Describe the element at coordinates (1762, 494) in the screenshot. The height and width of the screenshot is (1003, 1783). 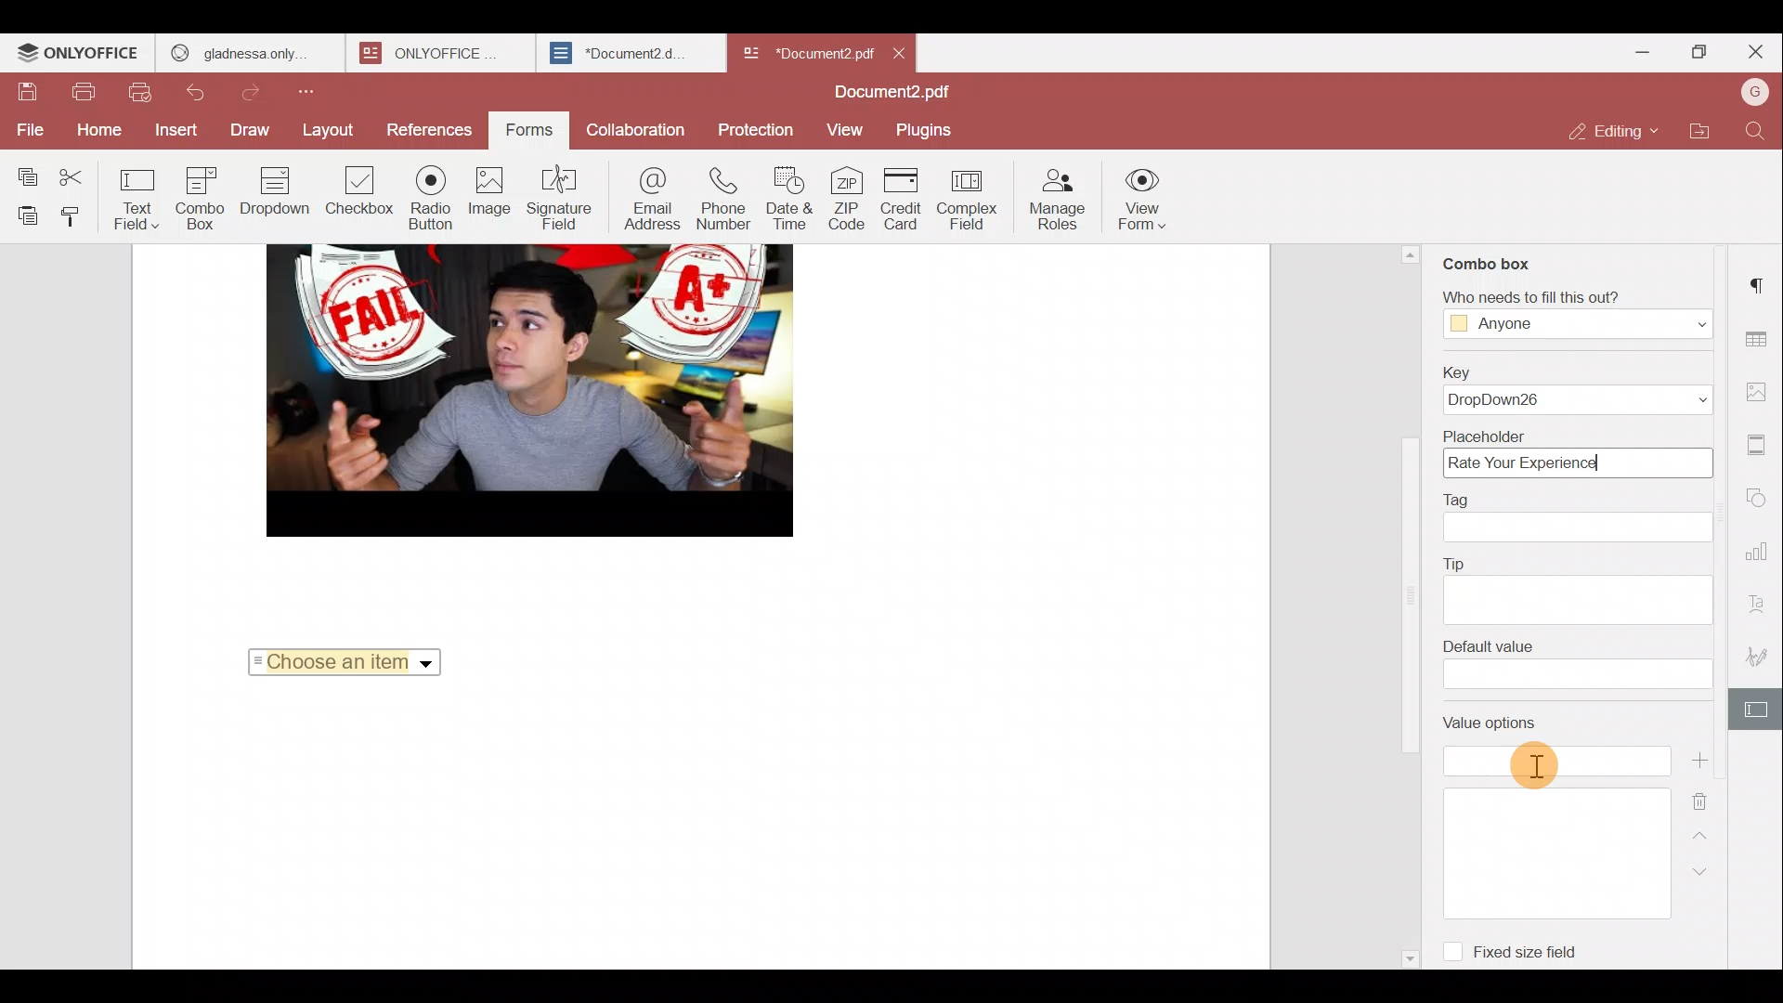
I see `Shapes settings` at that location.